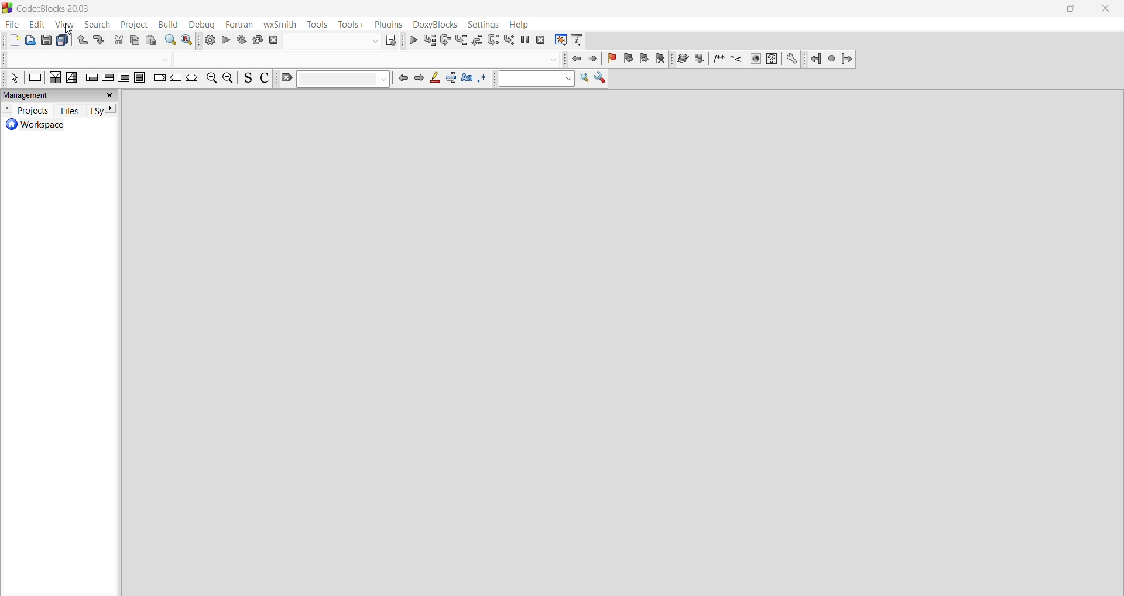 This screenshot has width=1124, height=596. Describe the element at coordinates (535, 78) in the screenshot. I see `text to search` at that location.